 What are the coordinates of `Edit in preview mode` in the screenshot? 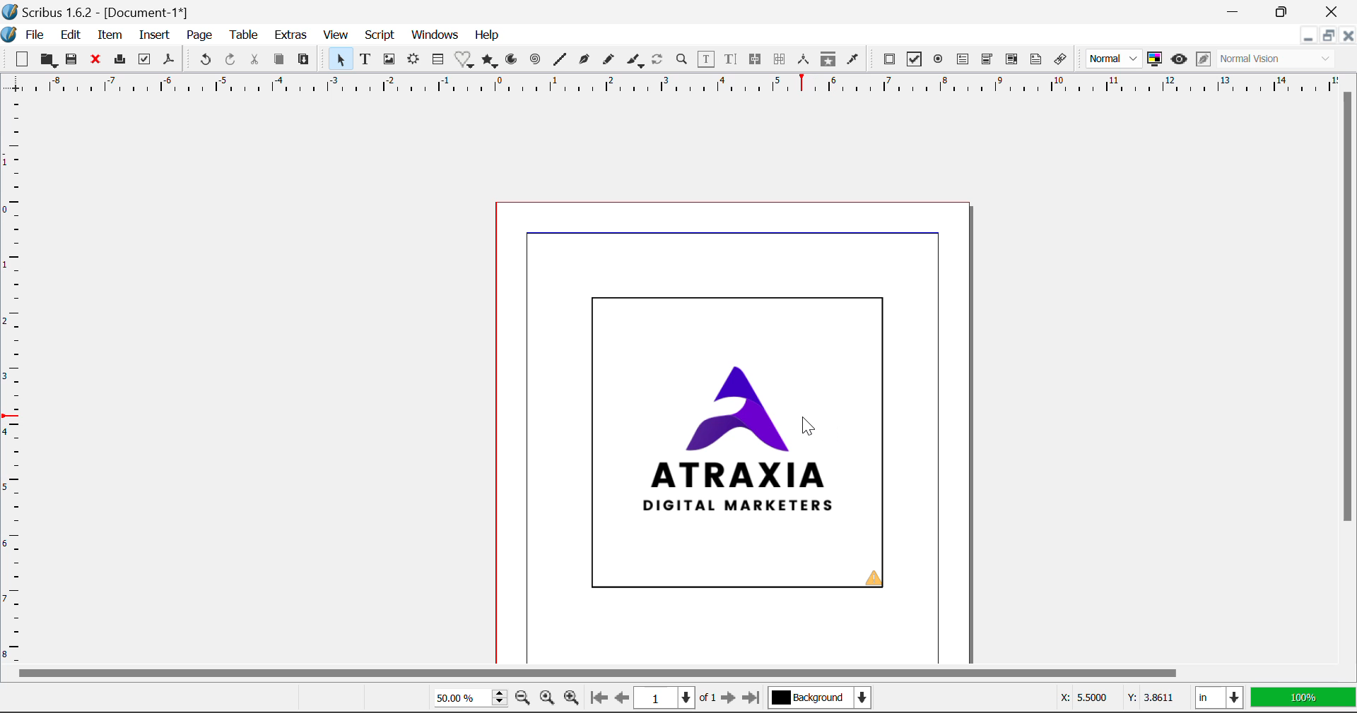 It's located at (1204, 61).